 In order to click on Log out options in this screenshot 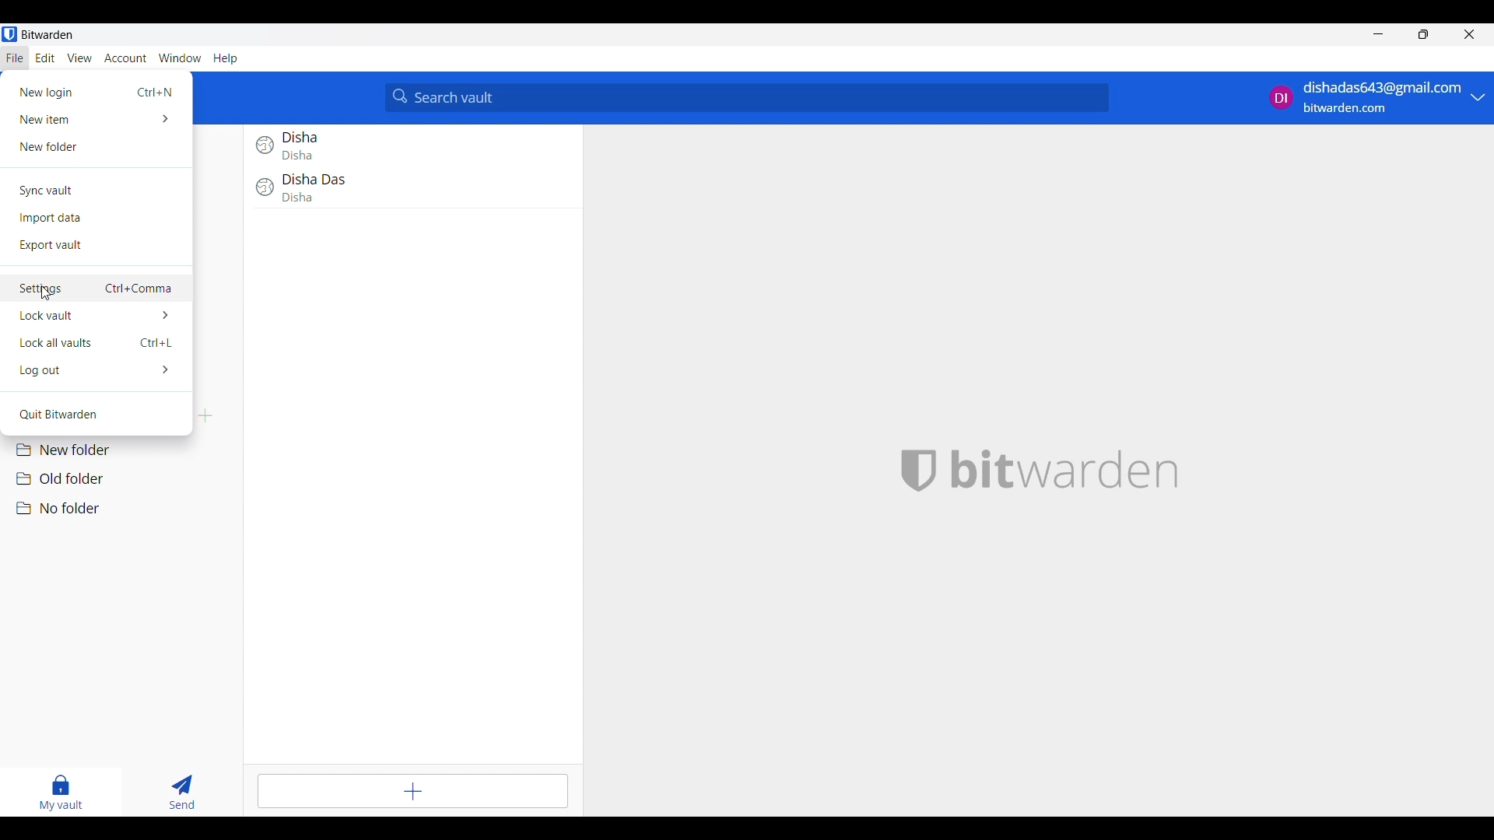, I will do `click(96, 371)`.